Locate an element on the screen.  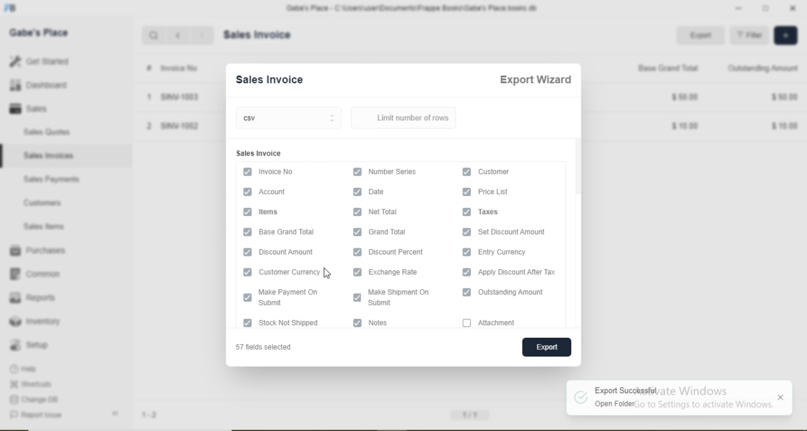
logo is located at coordinates (16, 8).